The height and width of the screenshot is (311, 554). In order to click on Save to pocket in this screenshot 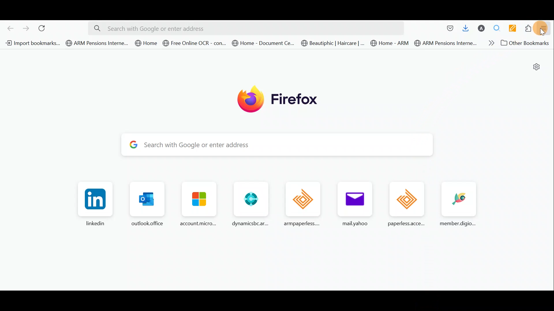, I will do `click(449, 30)`.